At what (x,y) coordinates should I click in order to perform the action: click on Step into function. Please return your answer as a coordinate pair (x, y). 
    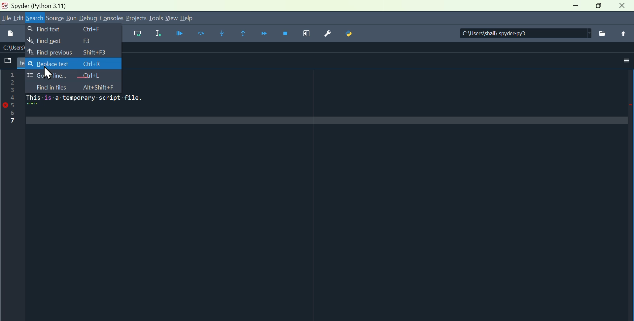
    Looking at the image, I should click on (222, 34).